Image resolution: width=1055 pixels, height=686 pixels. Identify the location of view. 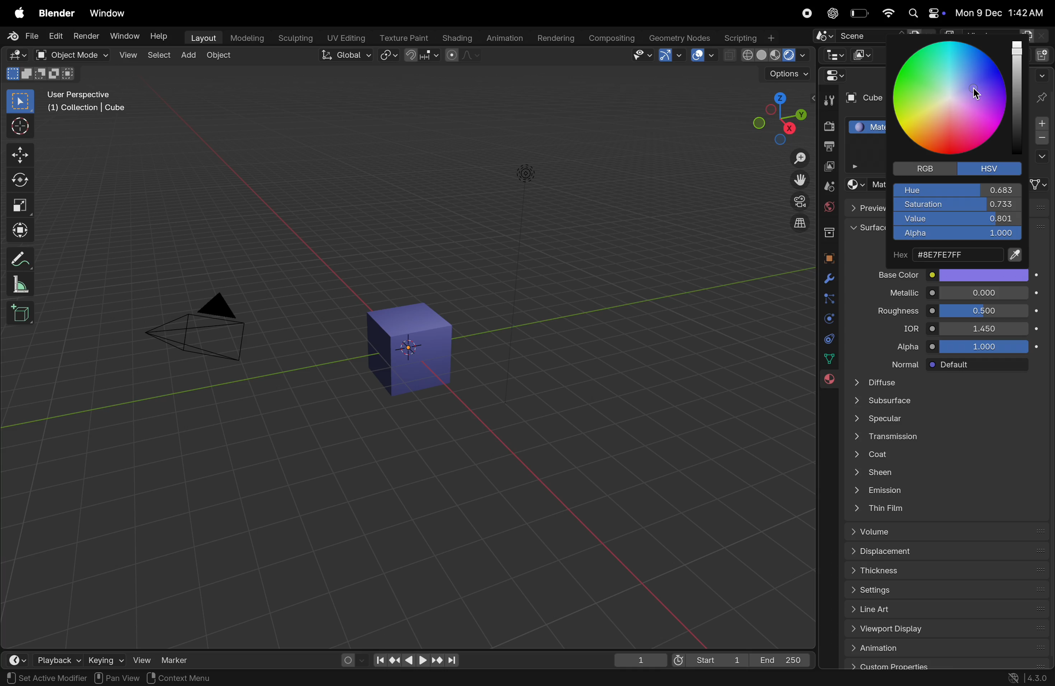
(128, 56).